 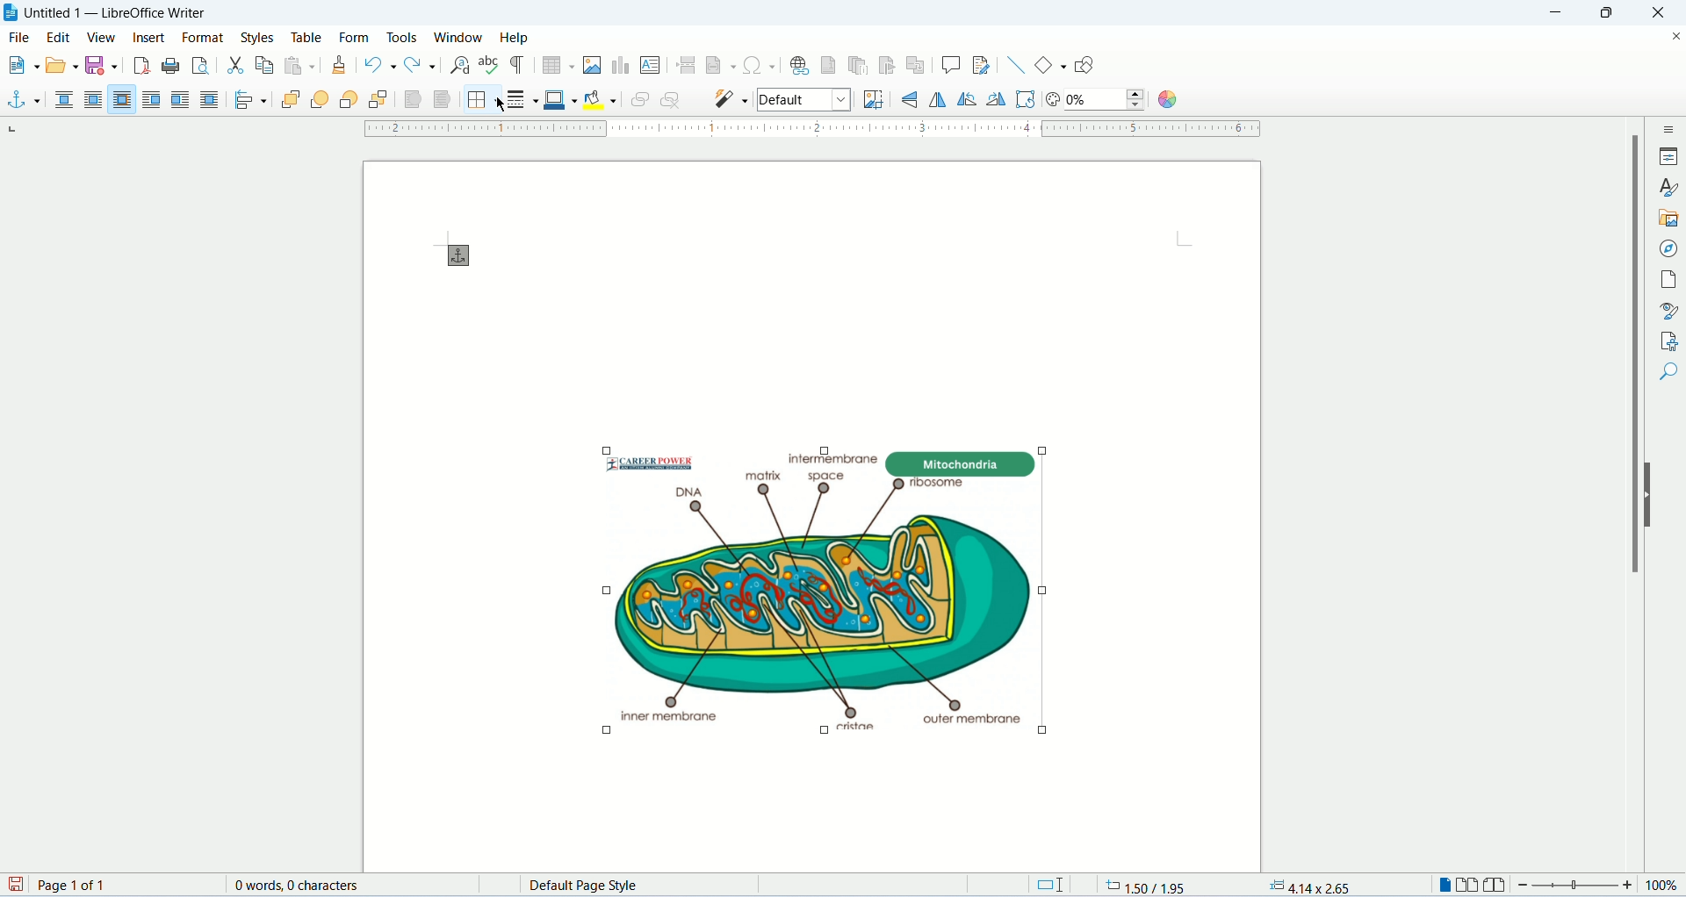 What do you see at coordinates (300, 65) in the screenshot?
I see `paste` at bounding box center [300, 65].